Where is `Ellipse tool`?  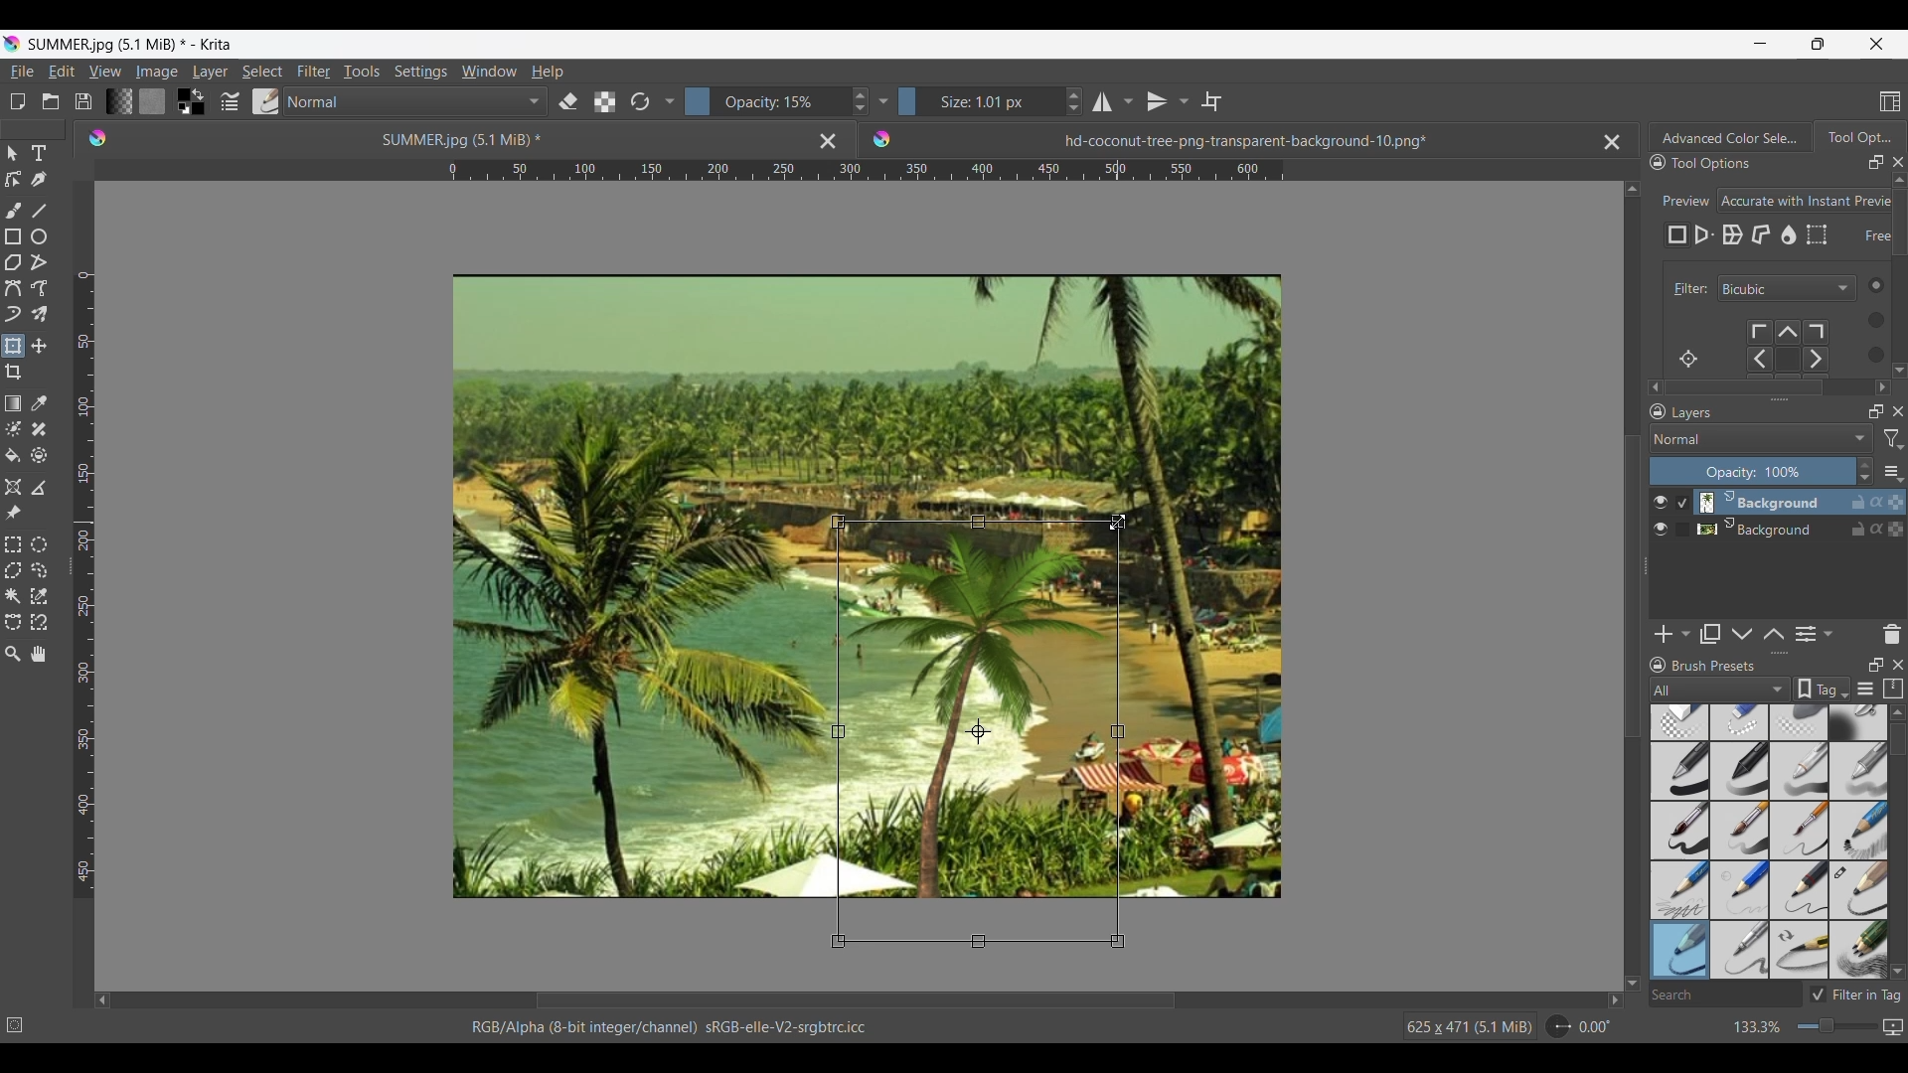
Ellipse tool is located at coordinates (38, 236).